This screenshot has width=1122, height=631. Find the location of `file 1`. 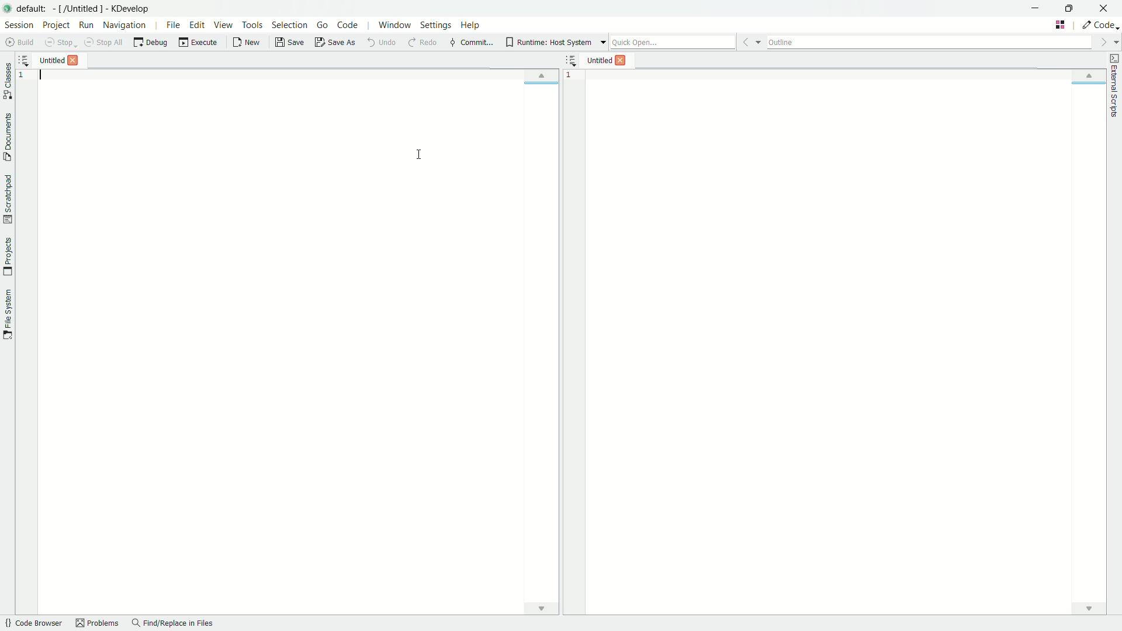

file 1 is located at coordinates (50, 61).